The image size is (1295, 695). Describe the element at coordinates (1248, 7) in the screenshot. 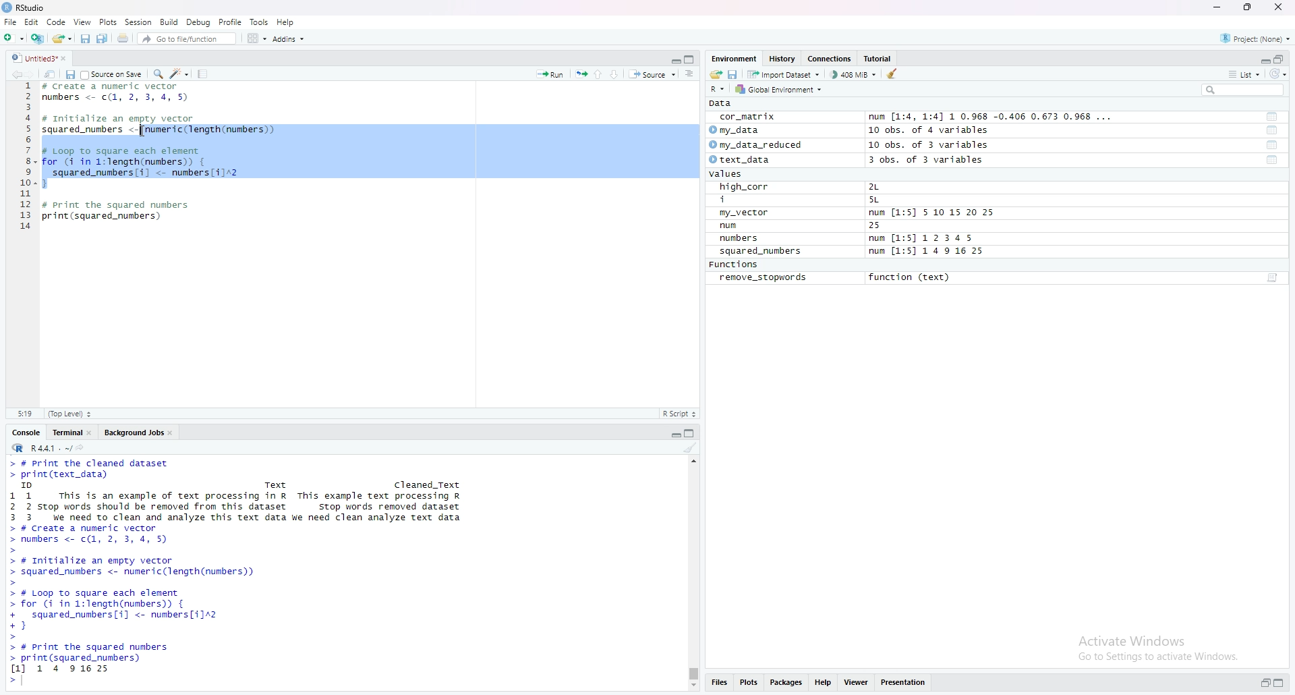

I see `maximize` at that location.